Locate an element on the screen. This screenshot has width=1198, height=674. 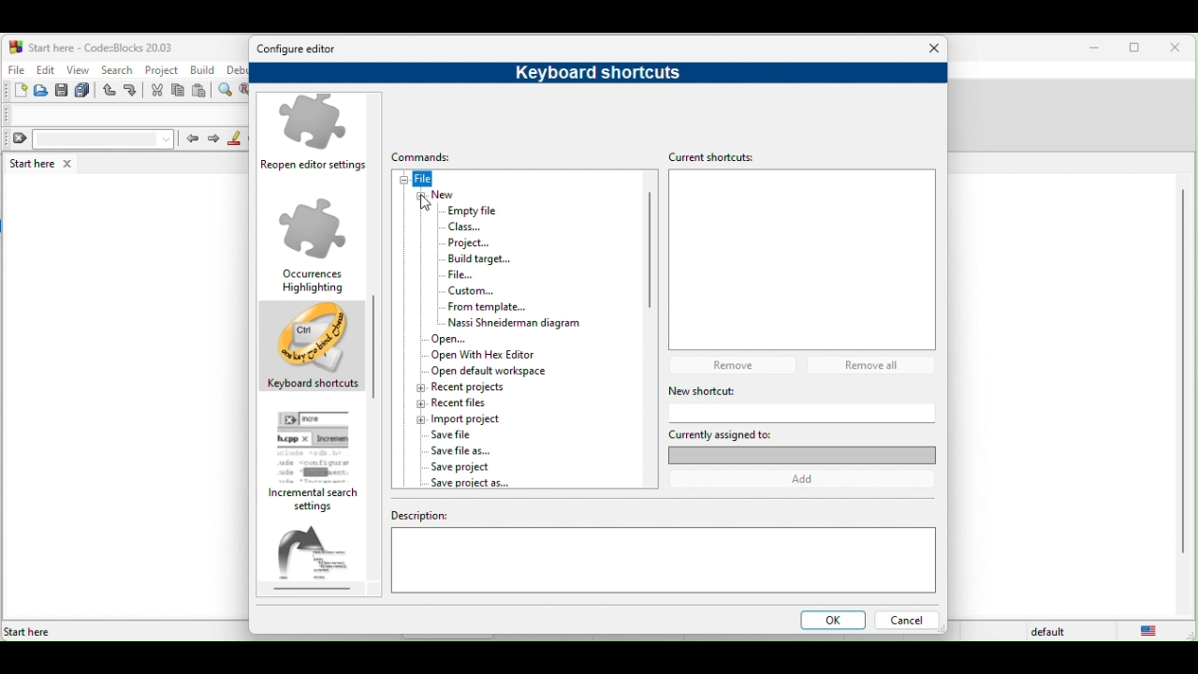
clear is located at coordinates (90, 139).